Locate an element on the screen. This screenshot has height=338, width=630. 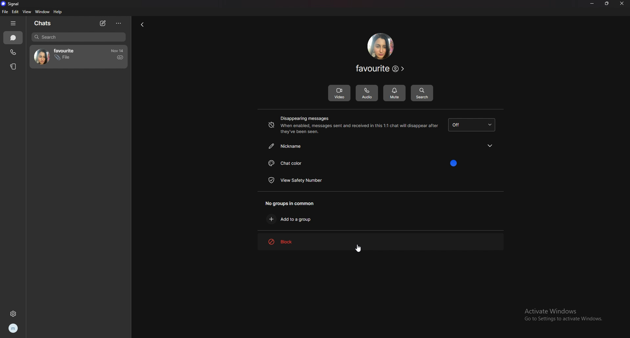
delivered is located at coordinates (120, 58).